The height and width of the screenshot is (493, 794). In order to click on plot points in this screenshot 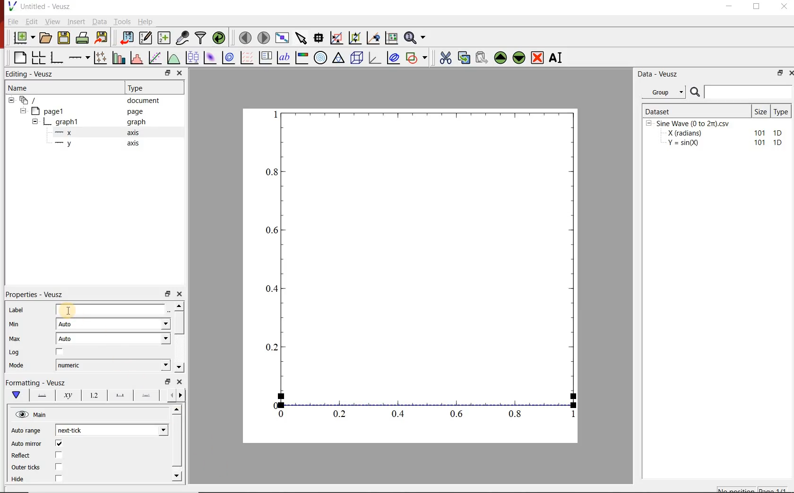, I will do `click(102, 57)`.